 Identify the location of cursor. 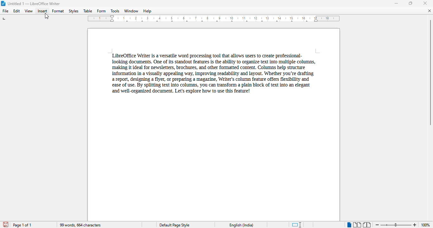
(47, 17).